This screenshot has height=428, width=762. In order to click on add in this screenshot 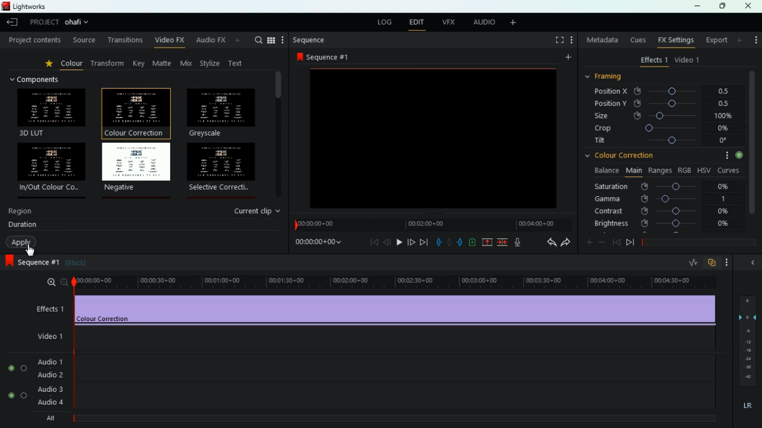, I will do `click(737, 40)`.